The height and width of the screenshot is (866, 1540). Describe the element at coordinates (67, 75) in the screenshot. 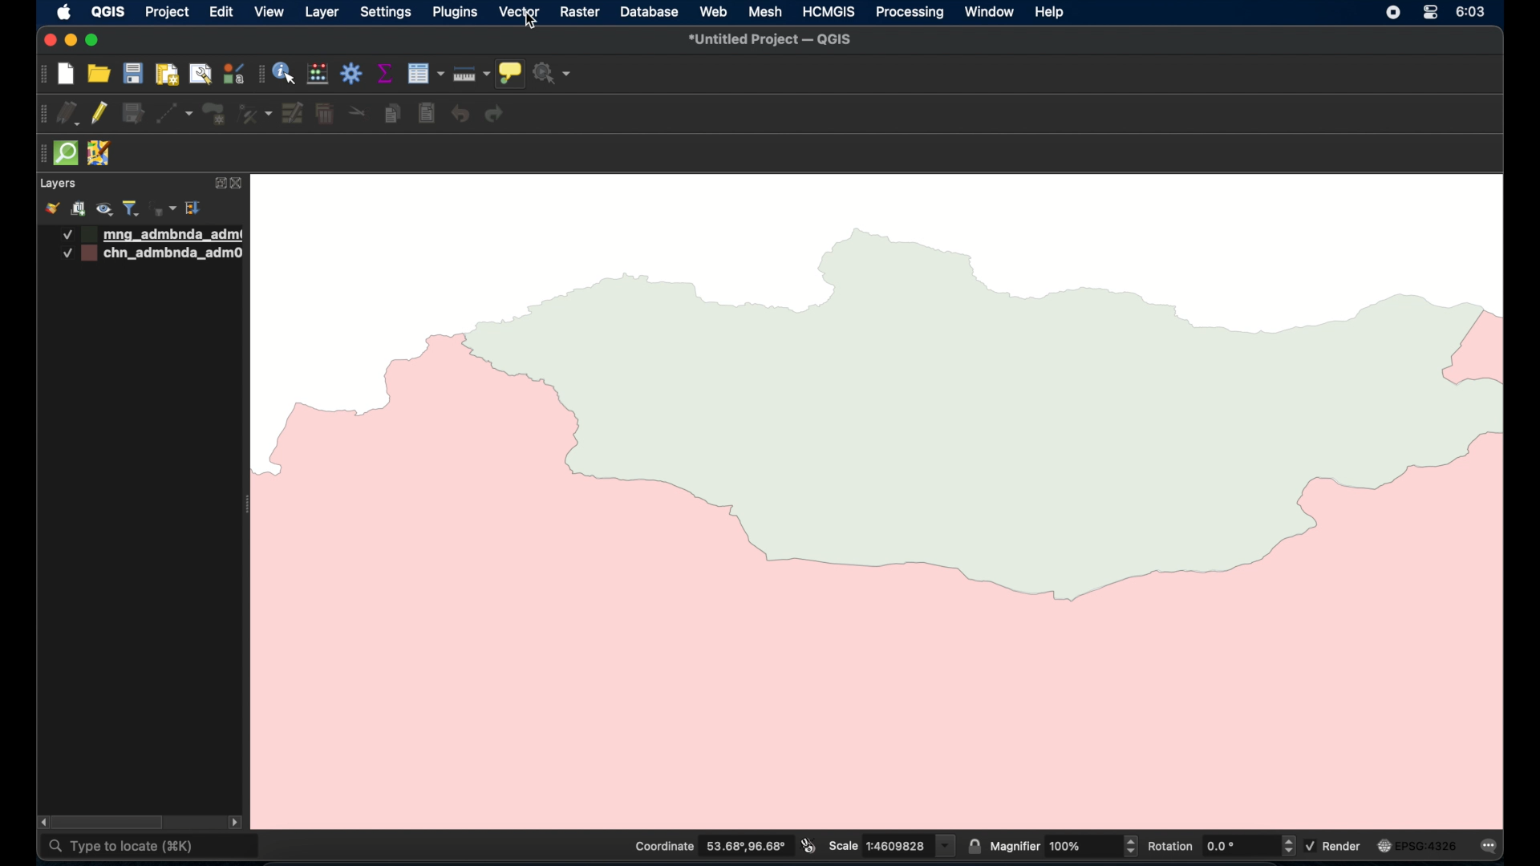

I see `new project` at that location.